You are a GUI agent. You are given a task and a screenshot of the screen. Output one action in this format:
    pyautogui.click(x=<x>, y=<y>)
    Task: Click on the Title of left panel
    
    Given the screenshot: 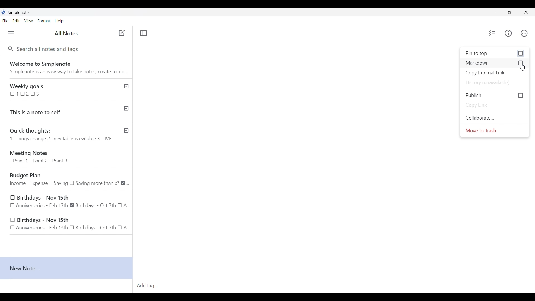 What is the action you would take?
    pyautogui.click(x=66, y=33)
    